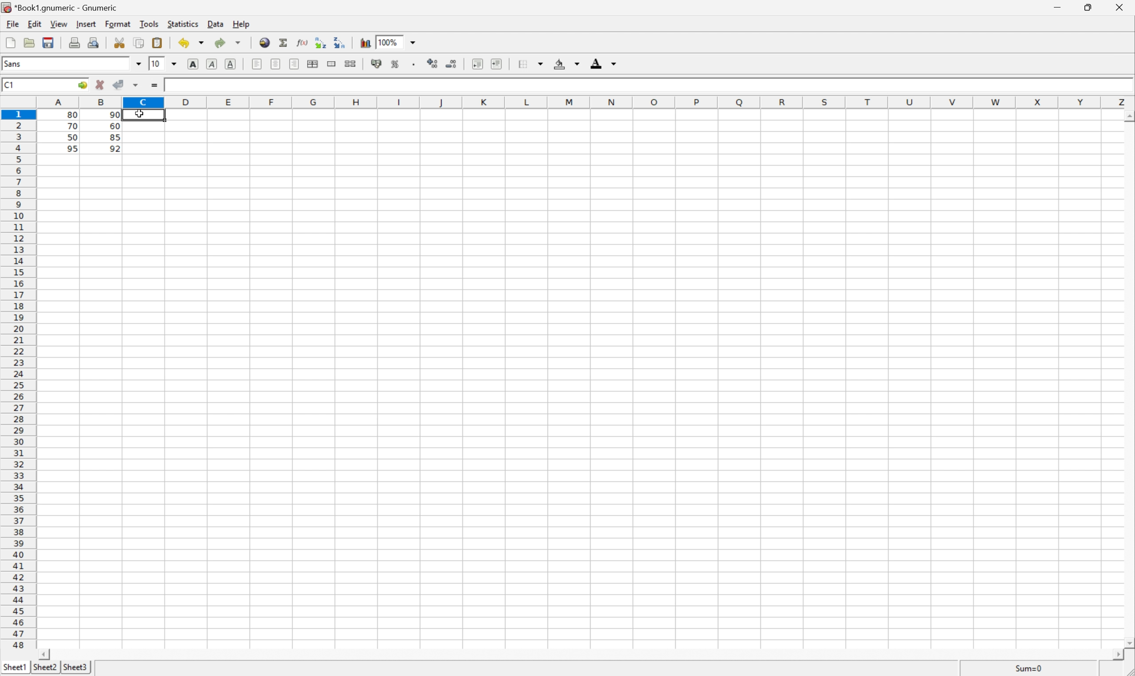  I want to click on Italic, so click(213, 63).